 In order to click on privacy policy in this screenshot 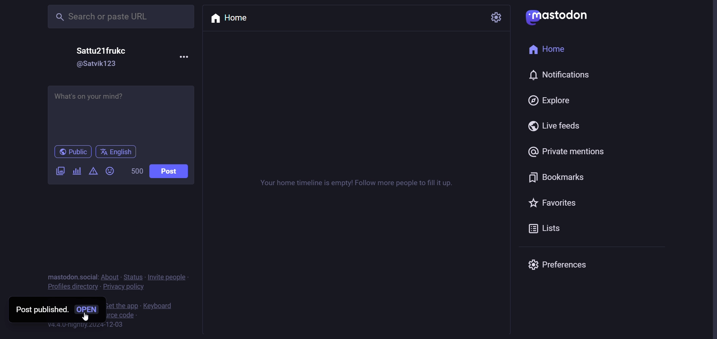, I will do `click(124, 288)`.